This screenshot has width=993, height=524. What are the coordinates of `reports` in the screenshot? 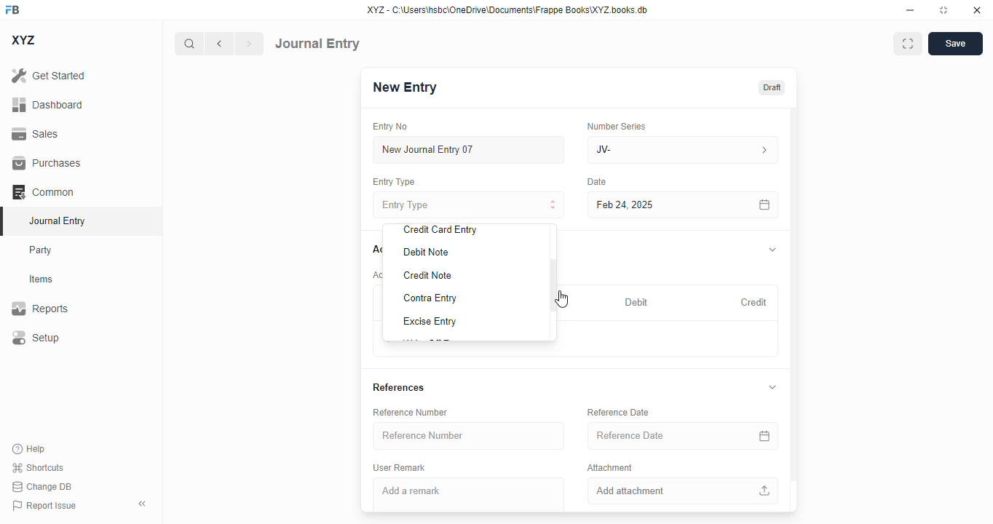 It's located at (40, 308).